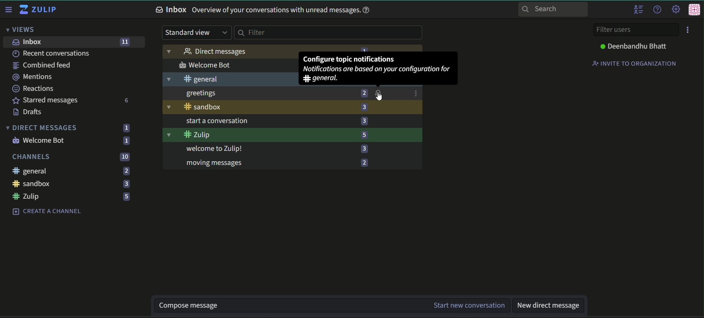  Describe the element at coordinates (657, 9) in the screenshot. I see `help menu` at that location.